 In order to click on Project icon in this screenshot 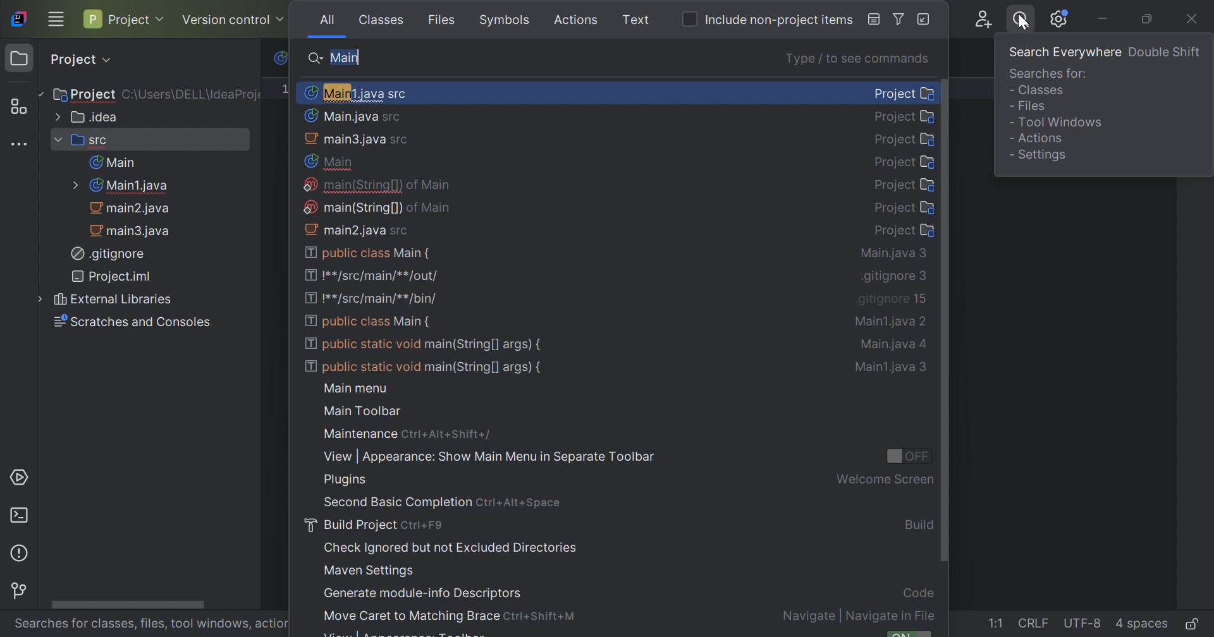, I will do `click(19, 61)`.